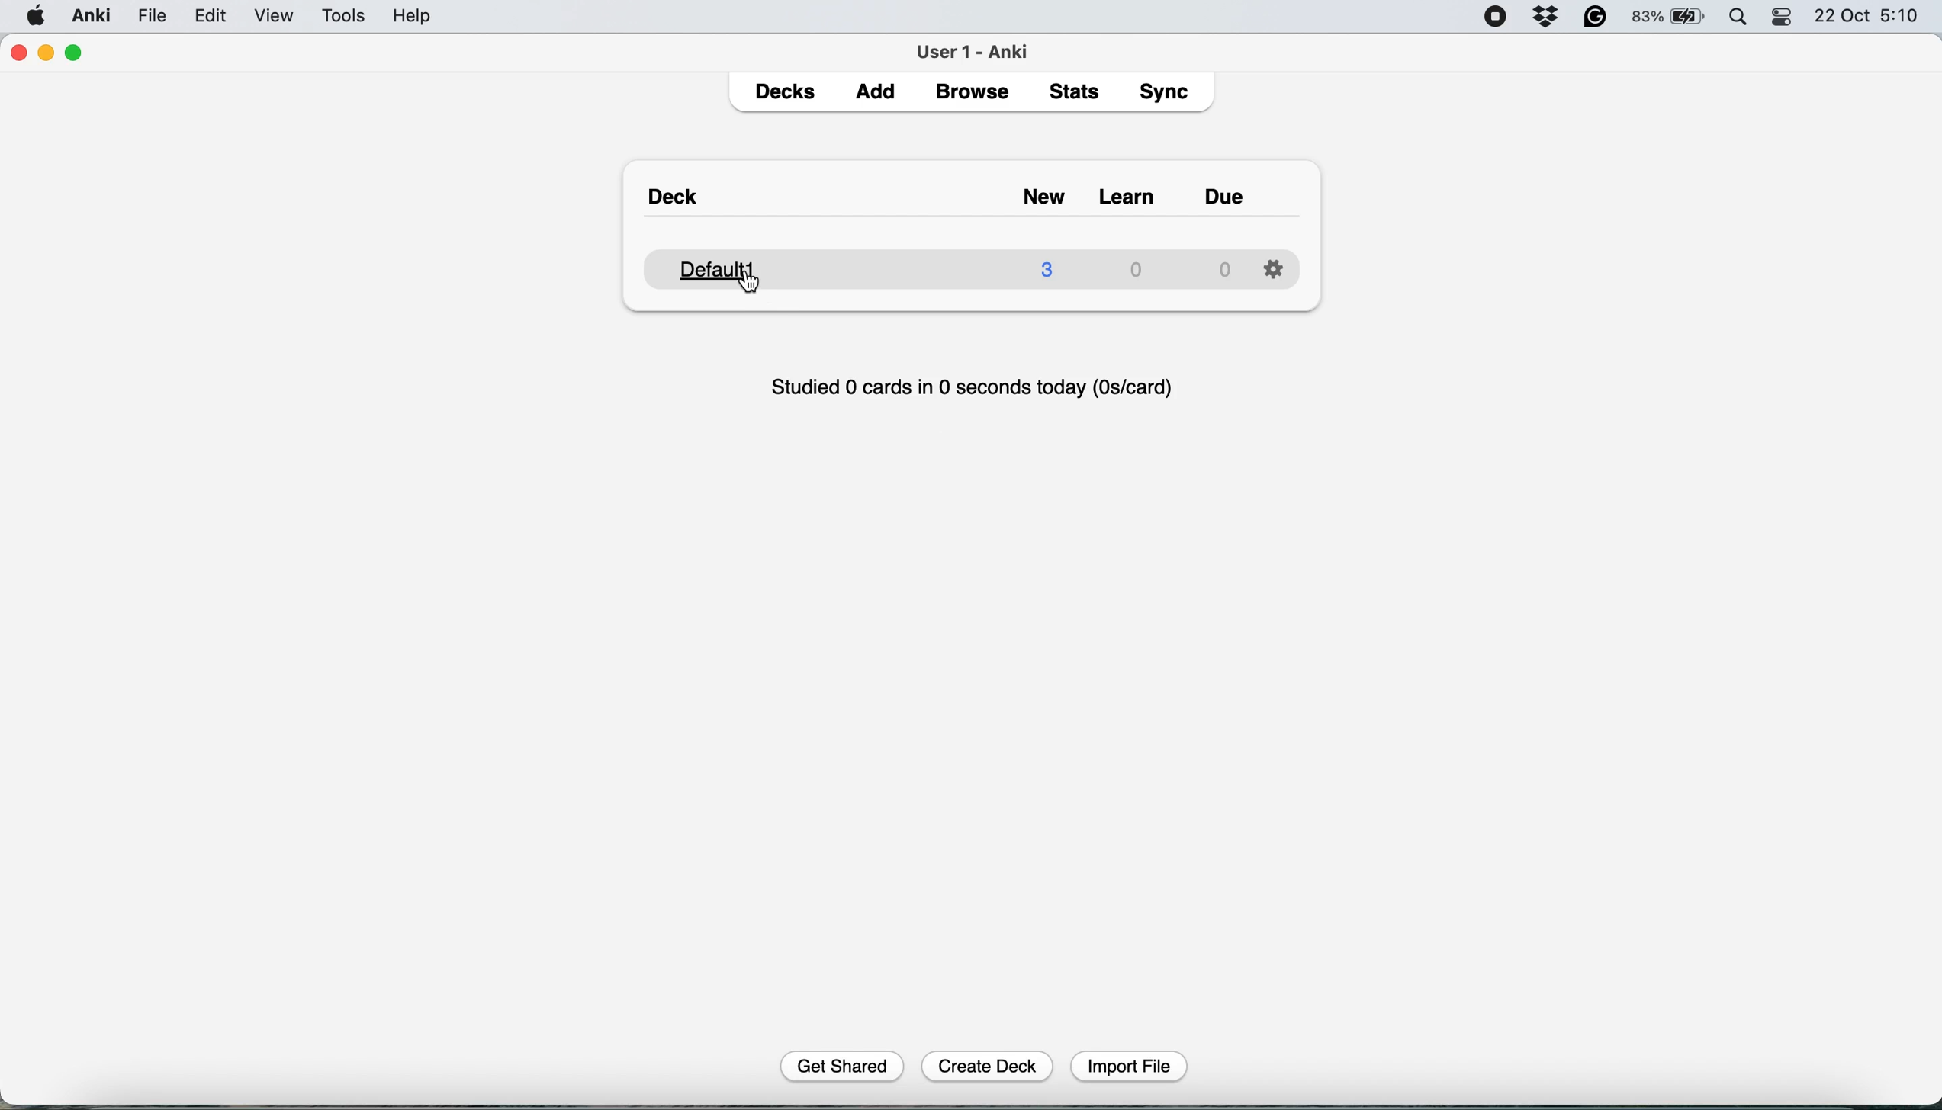 Image resolution: width=1942 pixels, height=1110 pixels. What do you see at coordinates (981, 49) in the screenshot?
I see `user 1 - Anki` at bounding box center [981, 49].